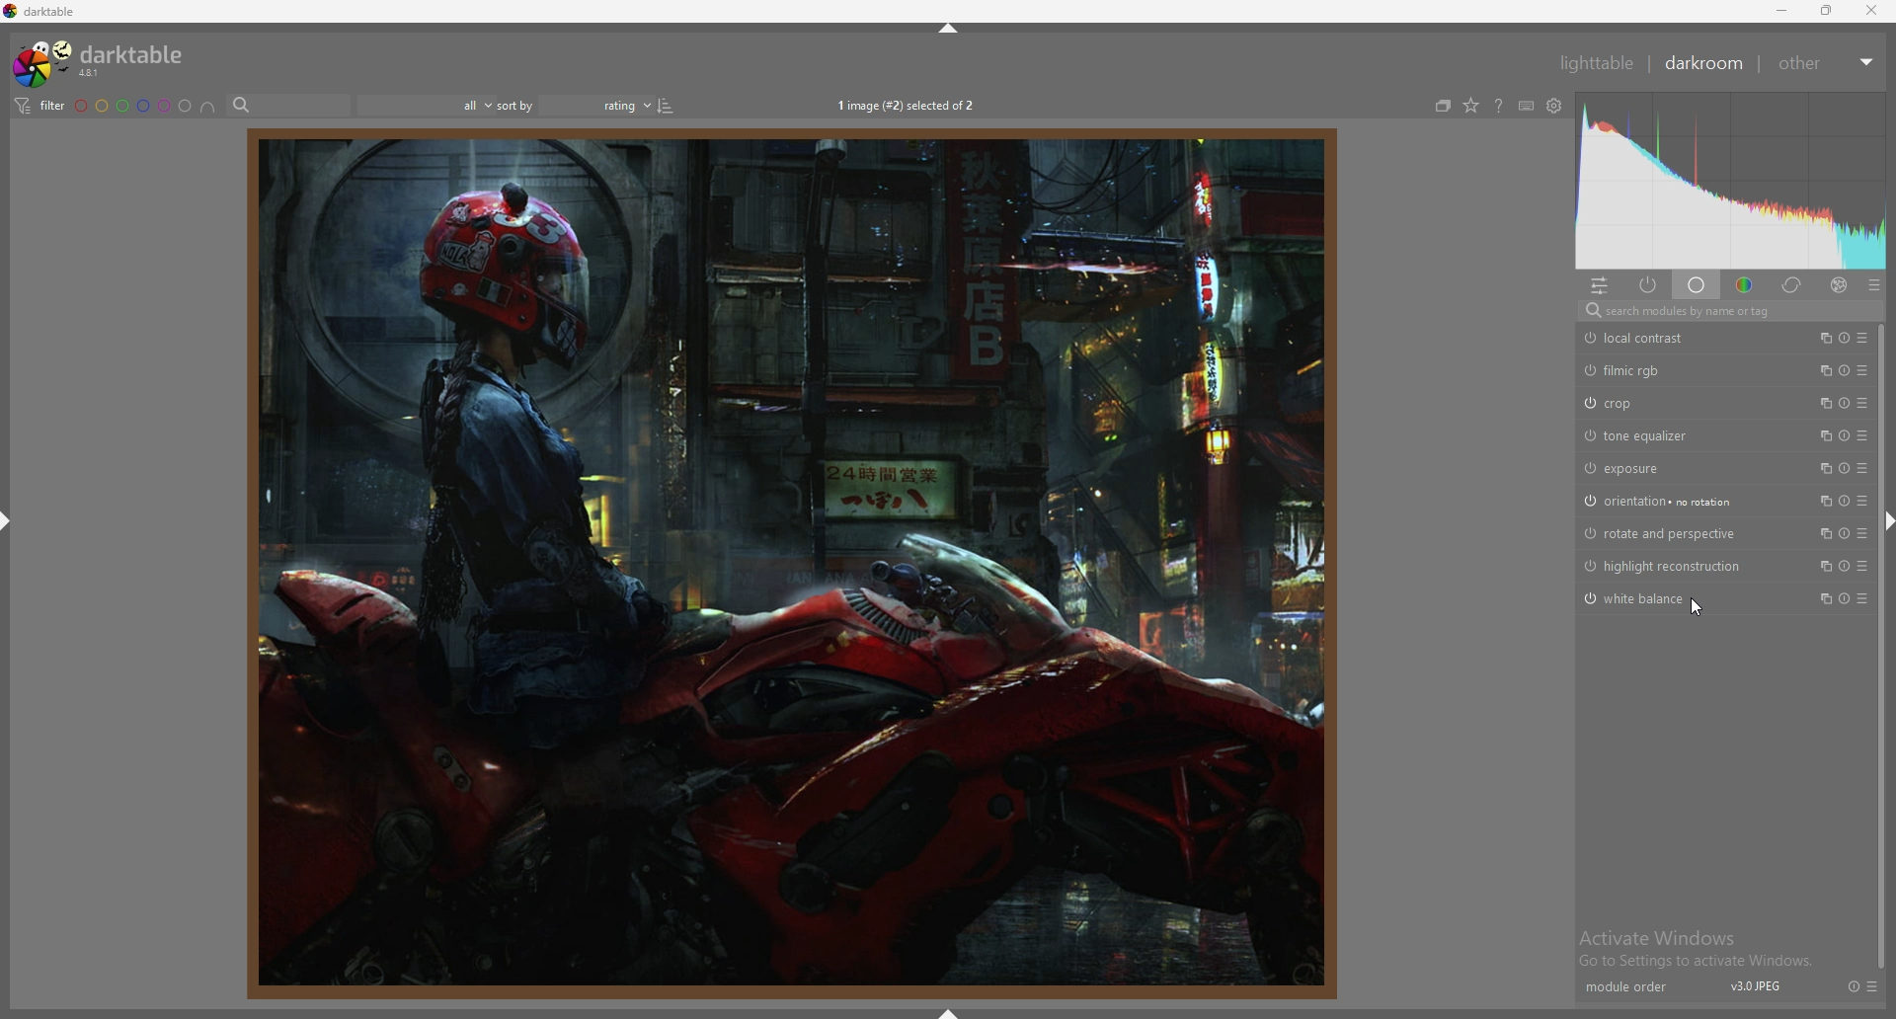  I want to click on tone equalizer, so click(1651, 435).